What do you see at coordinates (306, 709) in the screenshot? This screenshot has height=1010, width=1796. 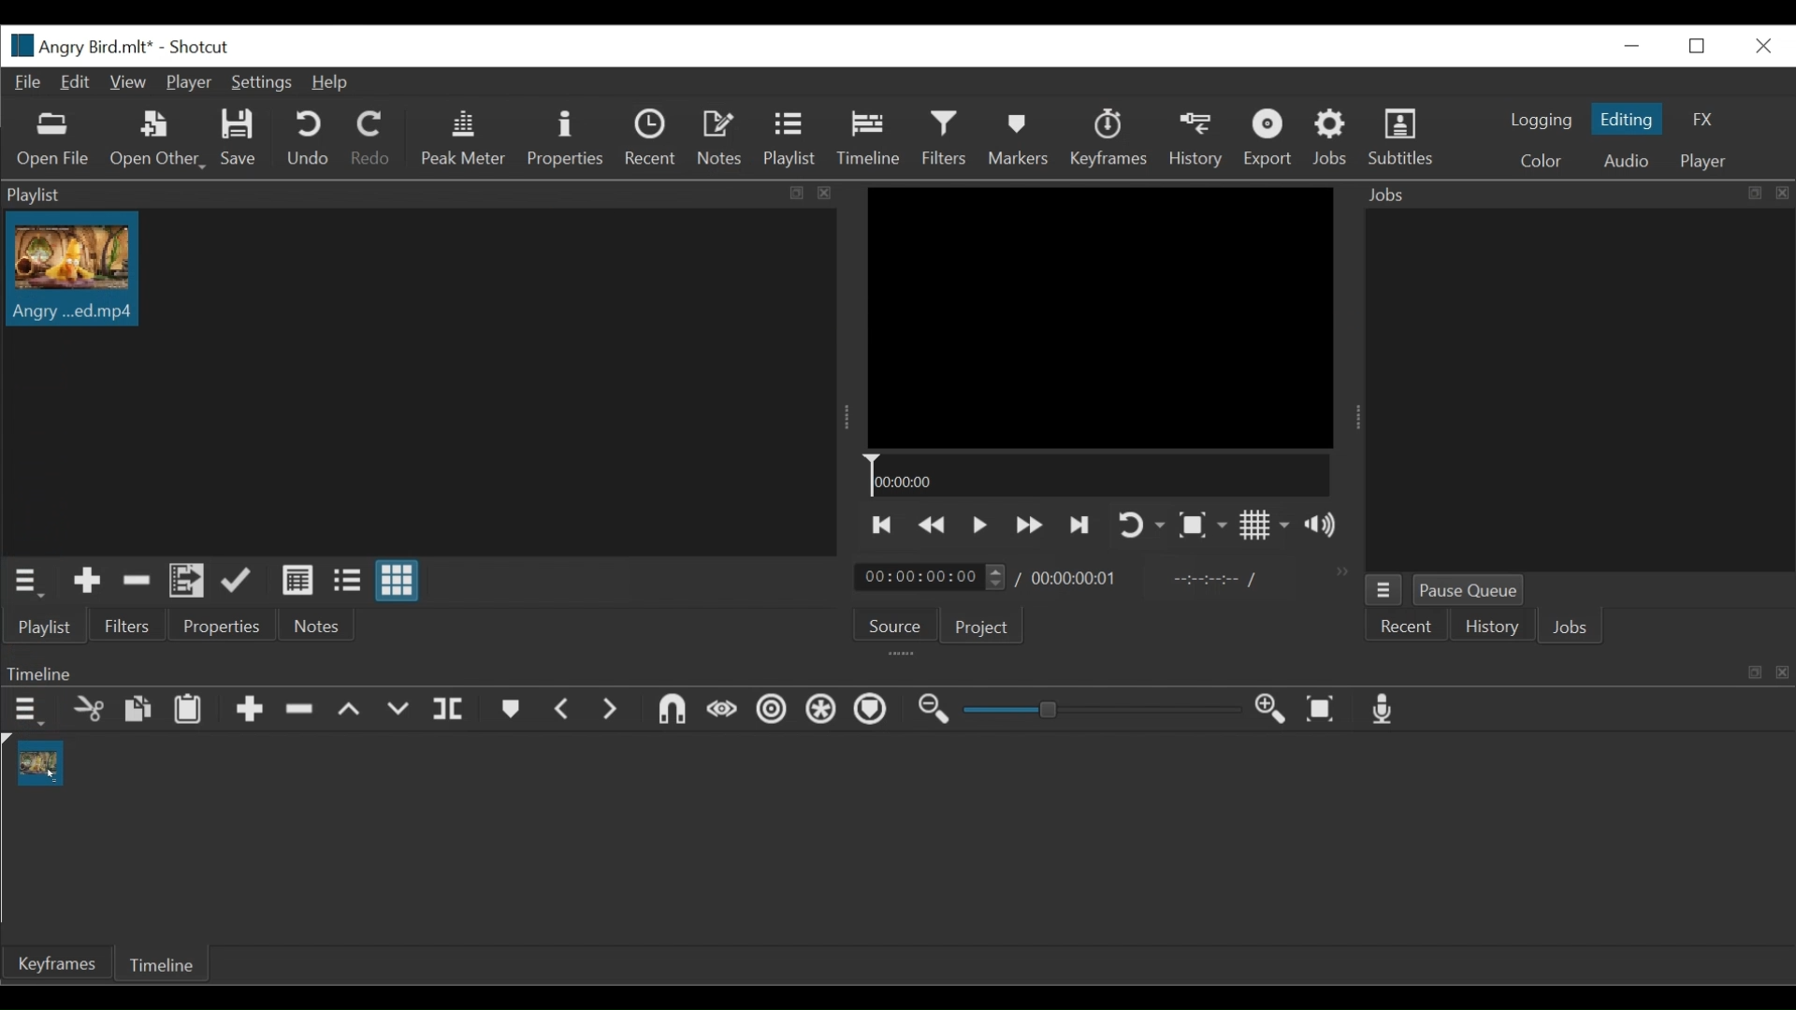 I see `remove clip` at bounding box center [306, 709].